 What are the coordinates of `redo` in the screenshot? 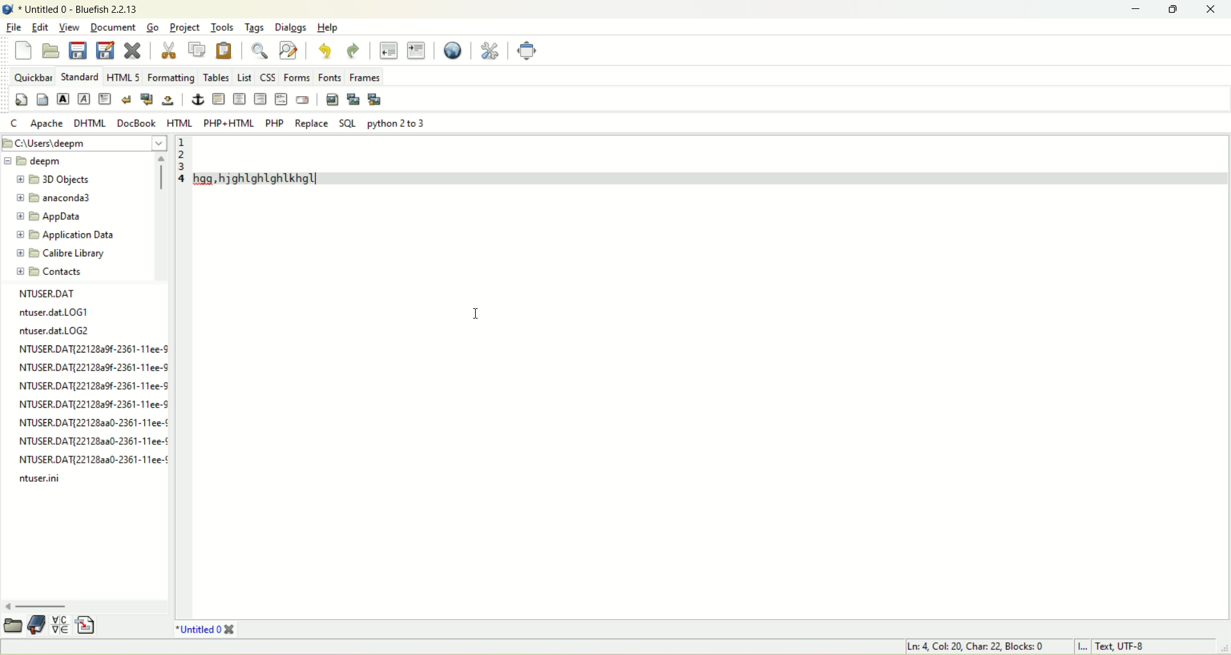 It's located at (354, 51).